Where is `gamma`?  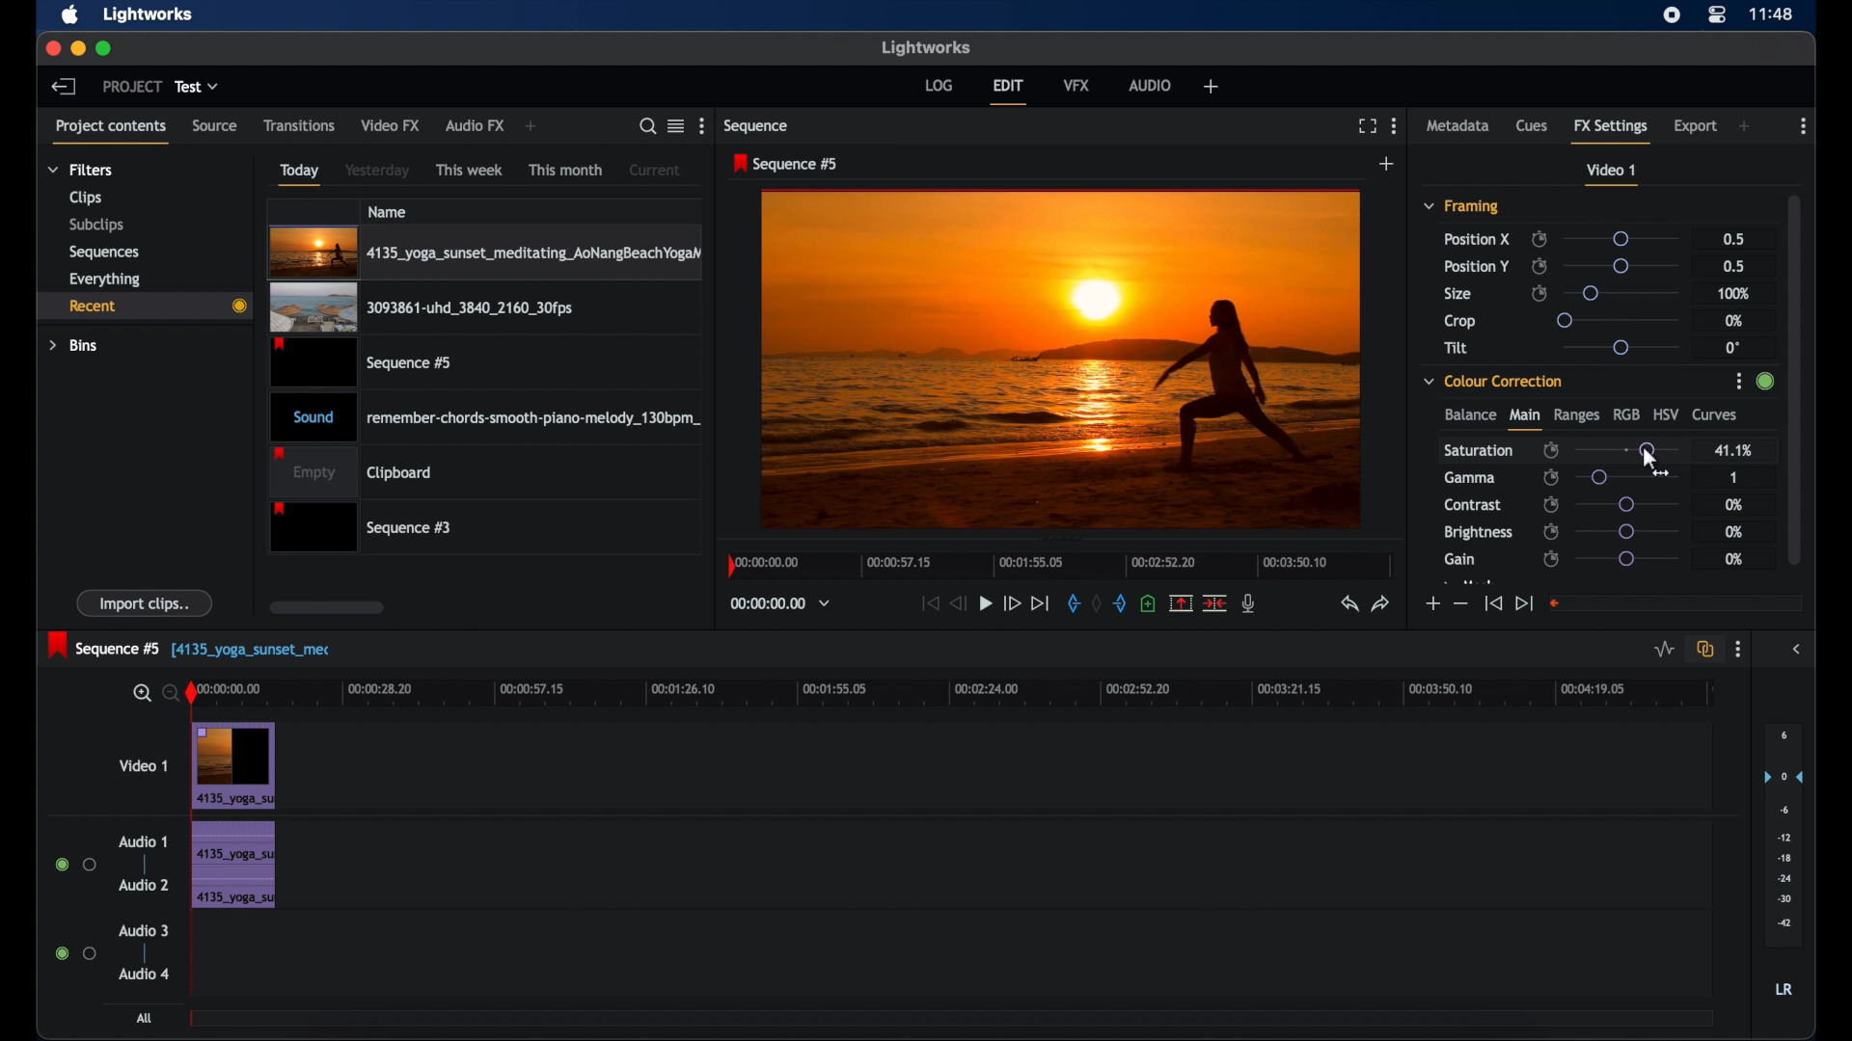
gamma is located at coordinates (1469, 477).